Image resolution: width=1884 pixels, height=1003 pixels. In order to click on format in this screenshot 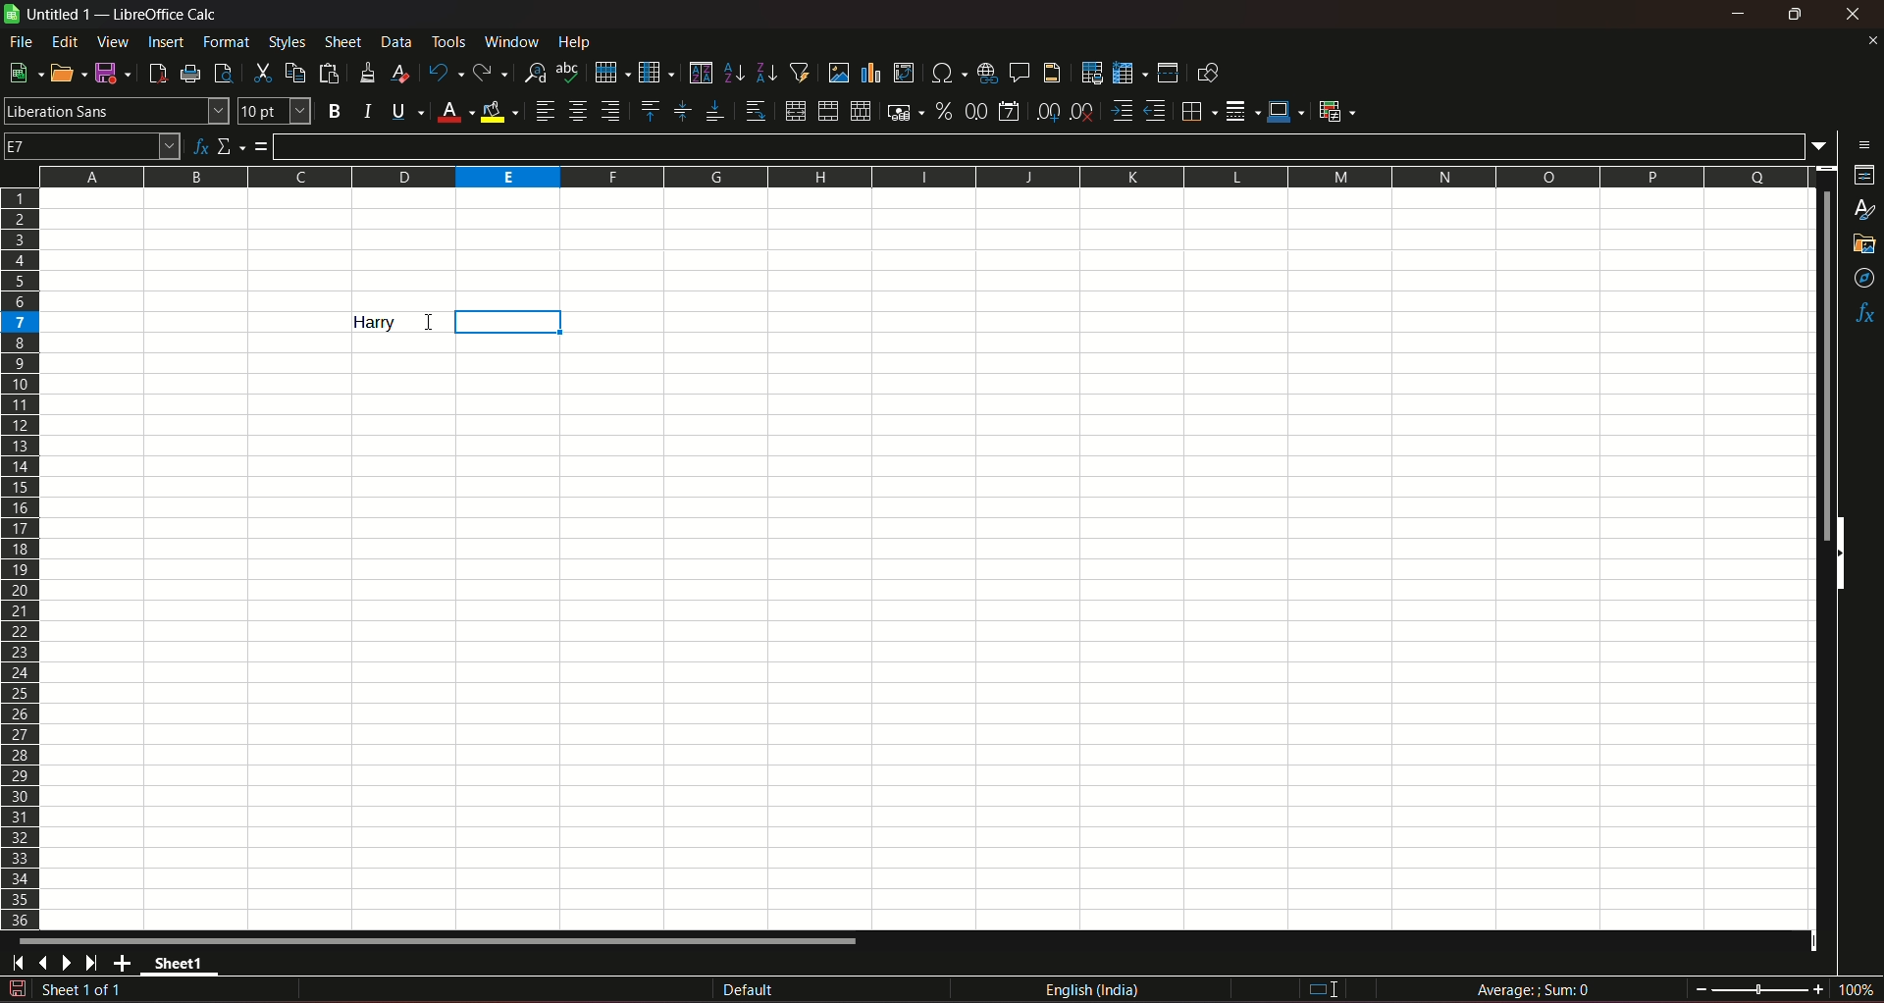, I will do `click(228, 41)`.